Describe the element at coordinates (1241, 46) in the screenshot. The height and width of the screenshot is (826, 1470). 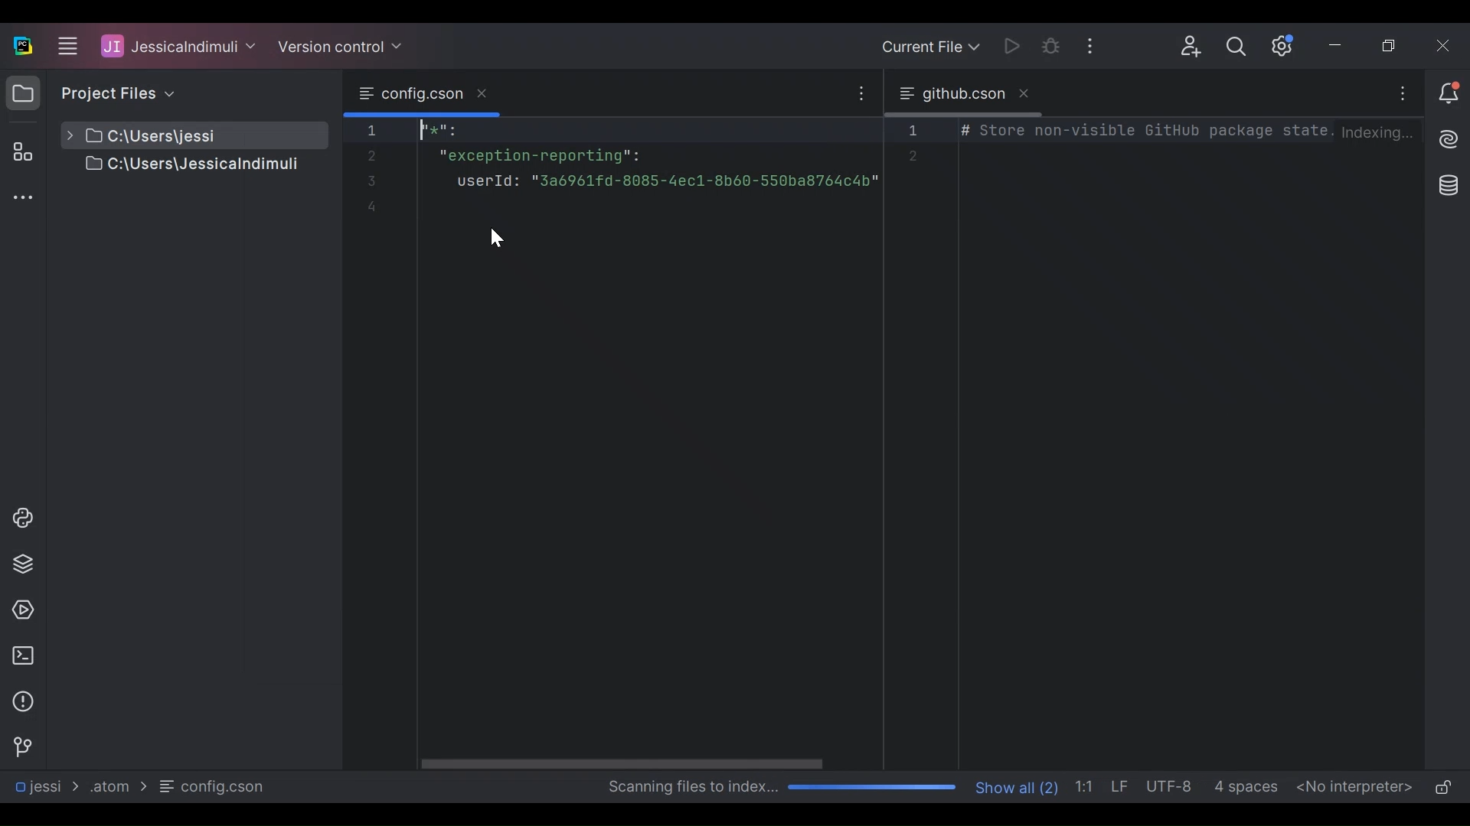
I see `Search` at that location.